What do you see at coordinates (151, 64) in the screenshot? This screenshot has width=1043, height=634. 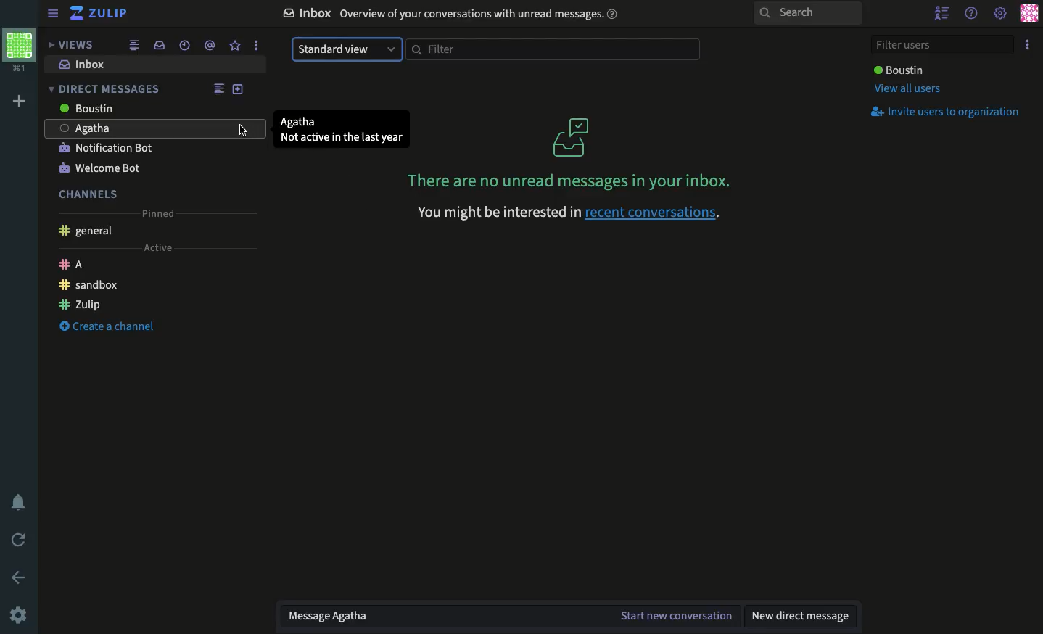 I see `Inbox` at bounding box center [151, 64].